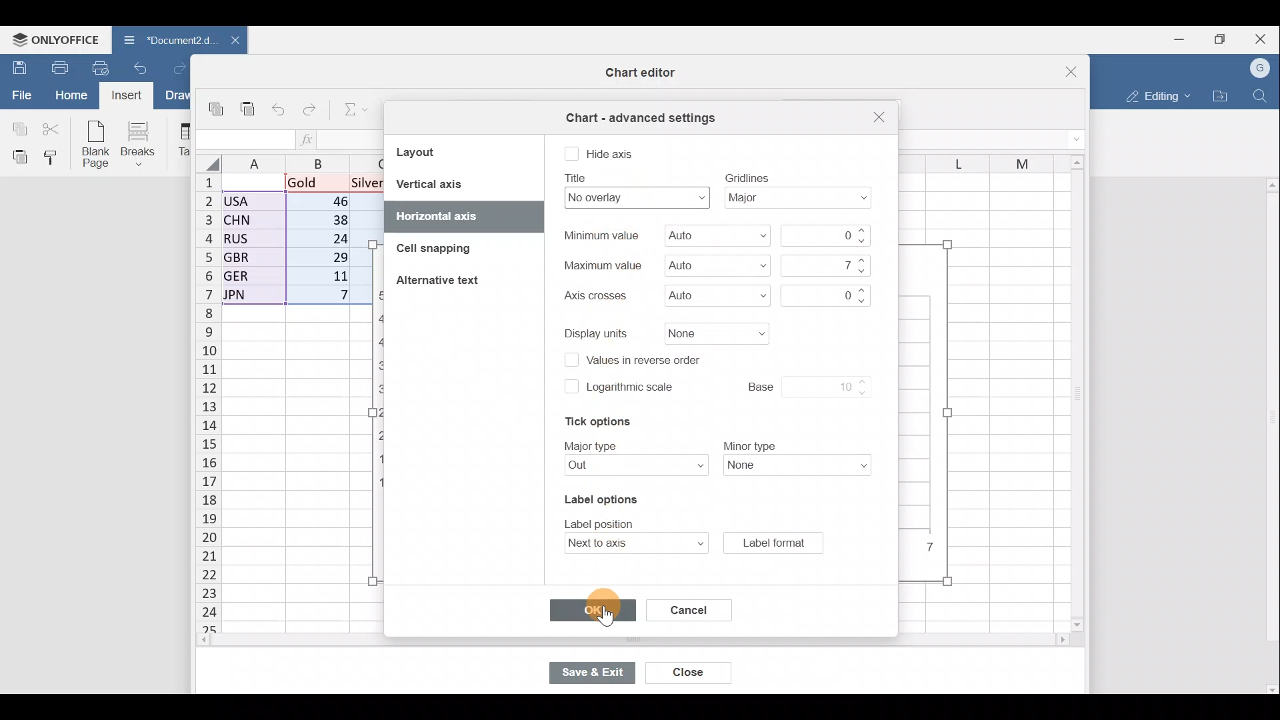 This screenshot has width=1280, height=720. Describe the element at coordinates (747, 177) in the screenshot. I see `text` at that location.